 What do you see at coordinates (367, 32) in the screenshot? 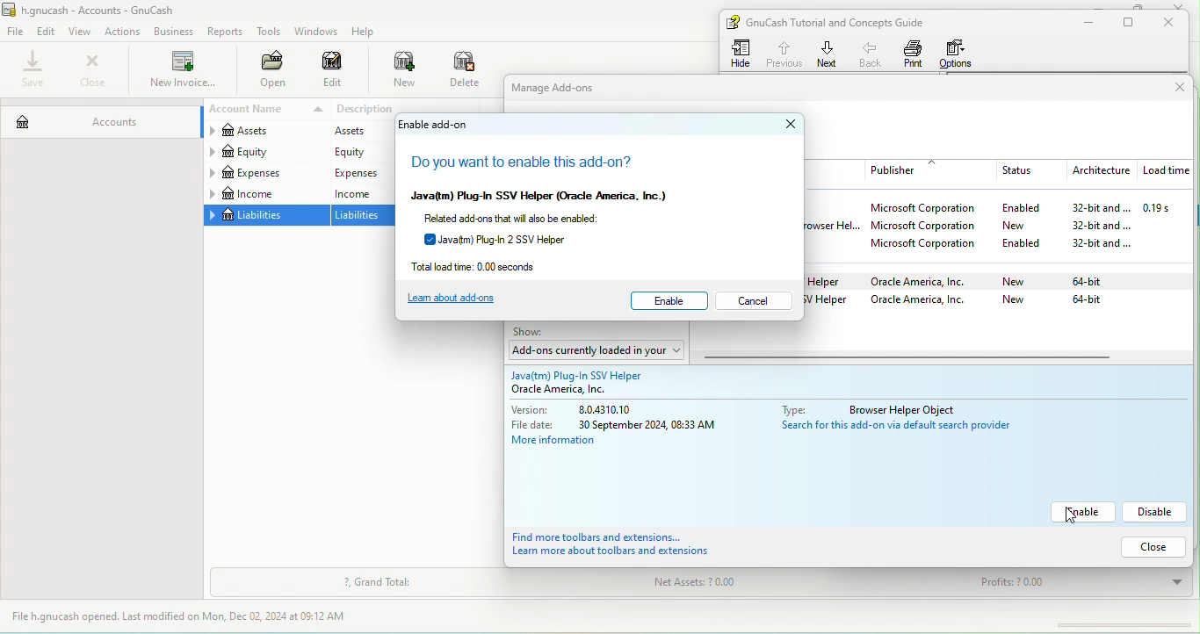
I see `help` at bounding box center [367, 32].